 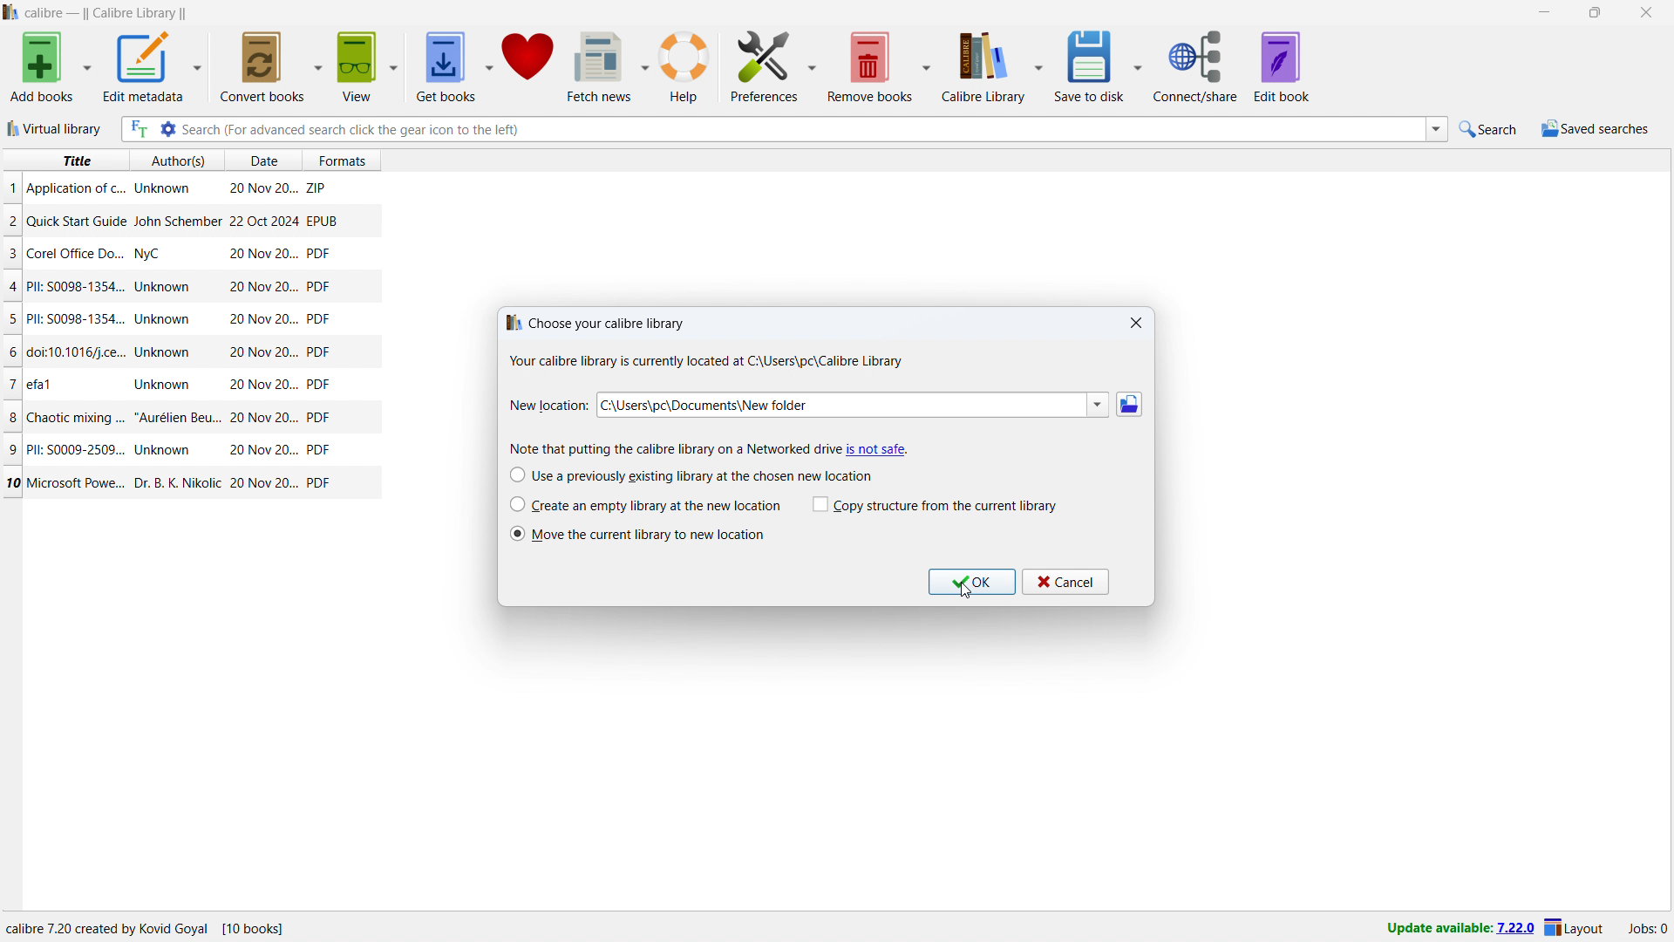 I want to click on title, so click(x=107, y=14).